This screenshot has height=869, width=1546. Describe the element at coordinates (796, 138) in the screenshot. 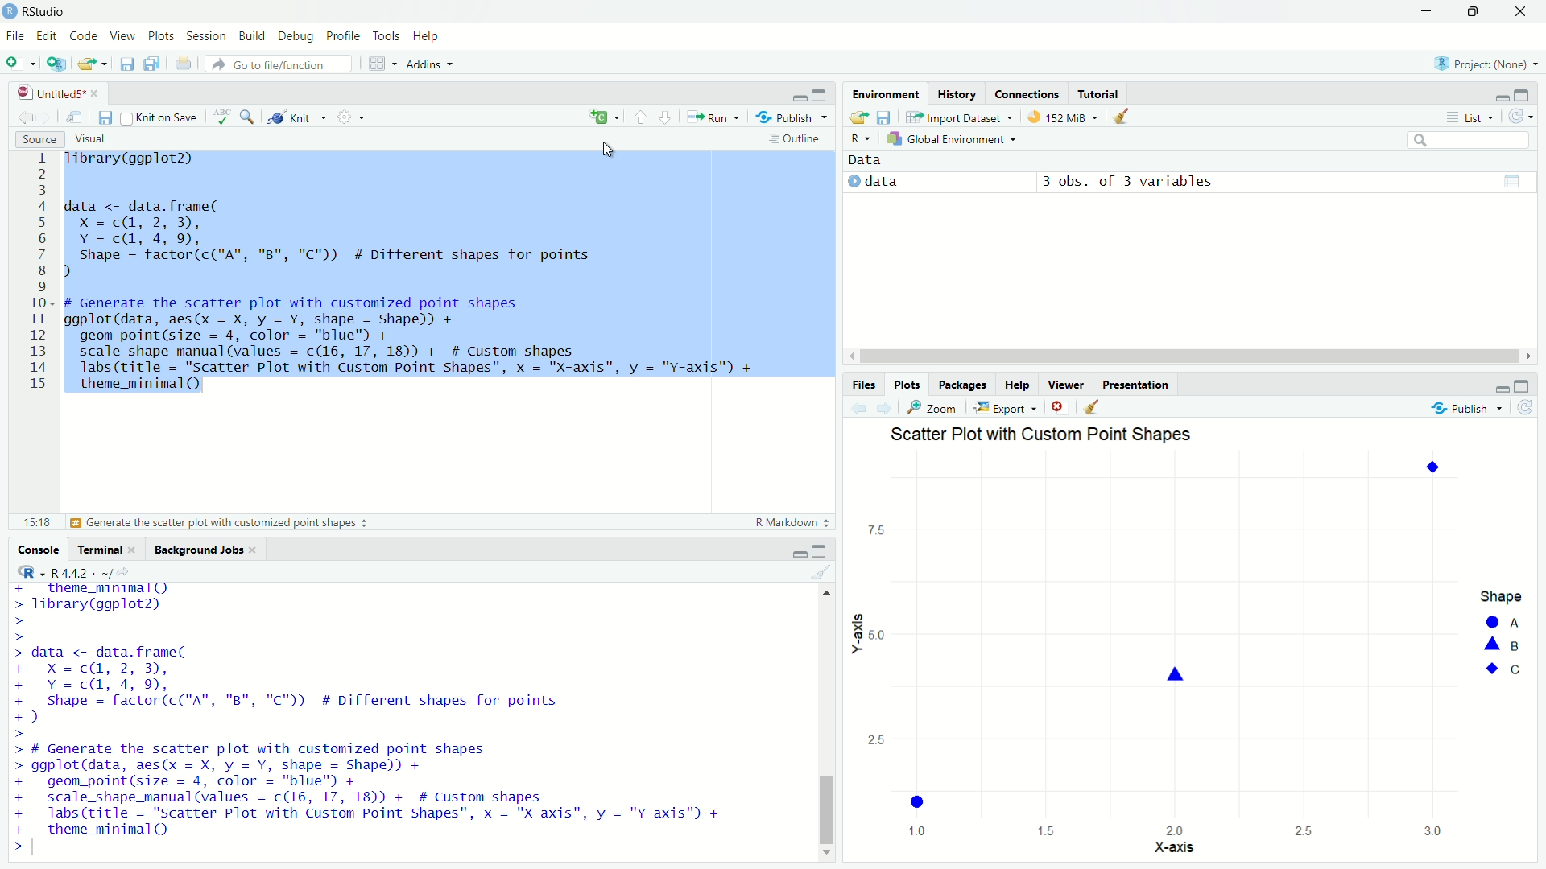

I see `Outline` at that location.